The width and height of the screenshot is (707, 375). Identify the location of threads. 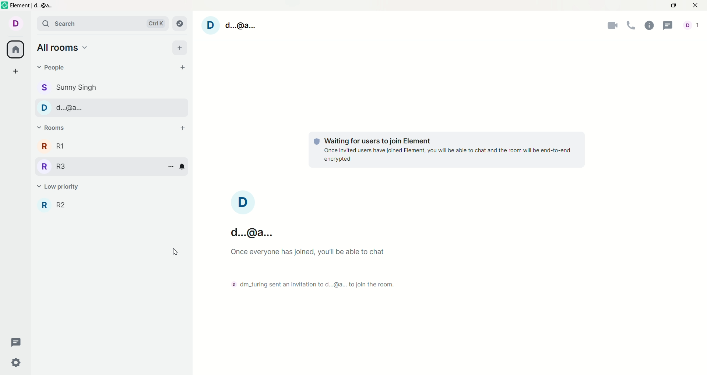
(666, 26).